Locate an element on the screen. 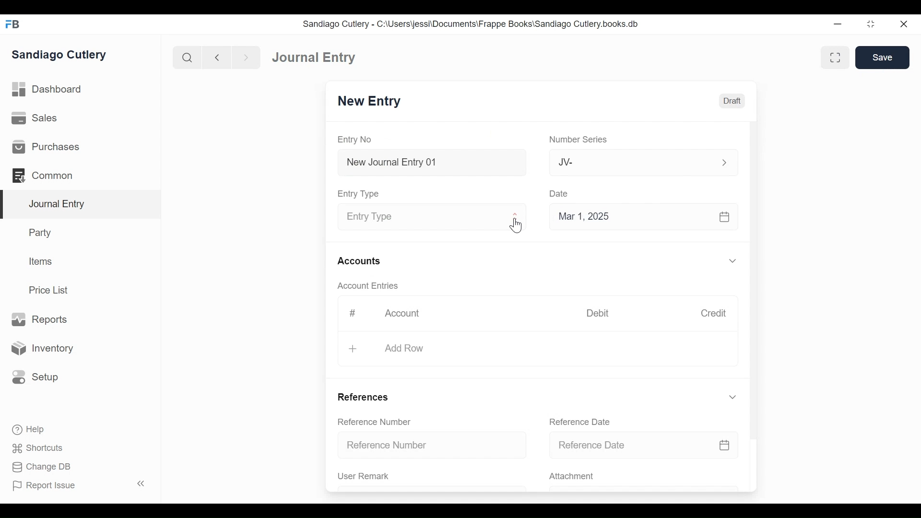  Debit is located at coordinates (600, 313).